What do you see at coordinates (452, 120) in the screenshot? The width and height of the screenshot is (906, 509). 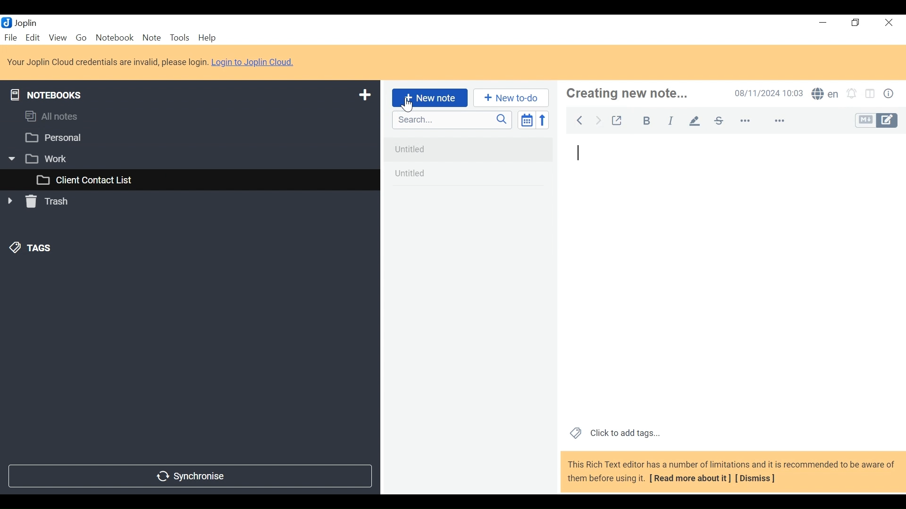 I see `Serach` at bounding box center [452, 120].